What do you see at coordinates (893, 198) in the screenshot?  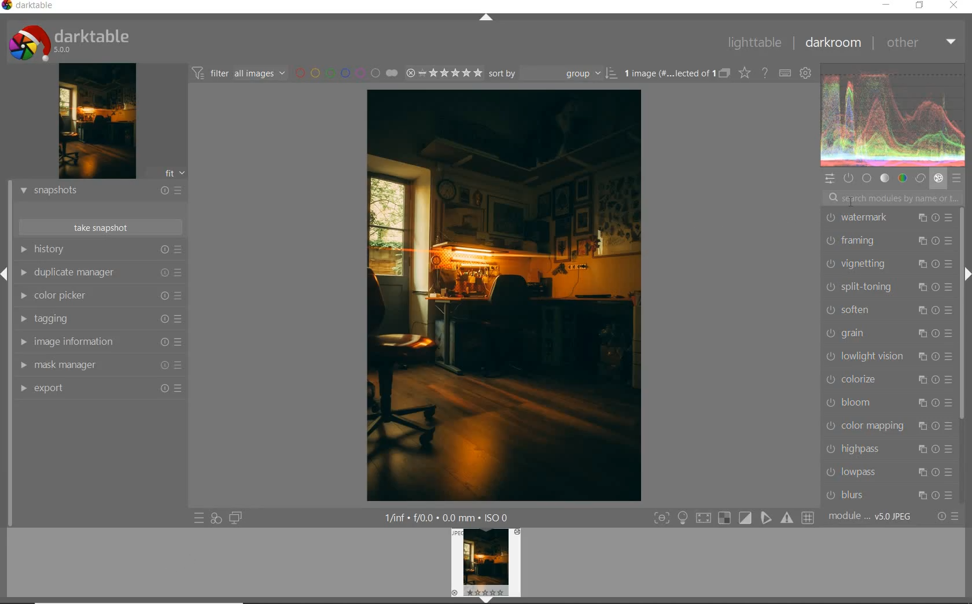 I see `search modules by name` at bounding box center [893, 198].